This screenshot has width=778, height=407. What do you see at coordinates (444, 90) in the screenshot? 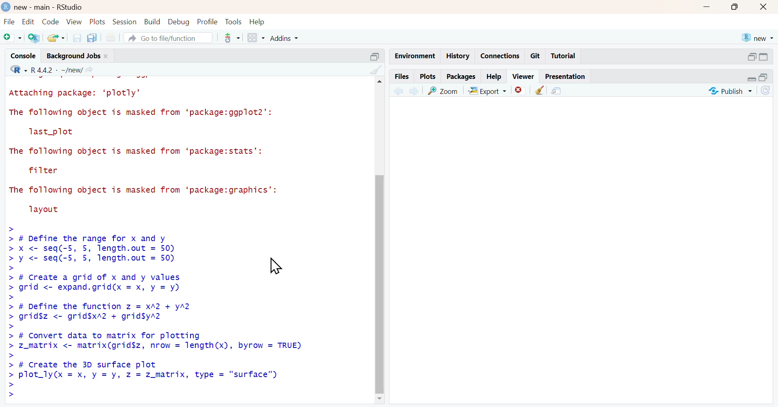
I see `view a larger version of  the plot in new window` at bounding box center [444, 90].